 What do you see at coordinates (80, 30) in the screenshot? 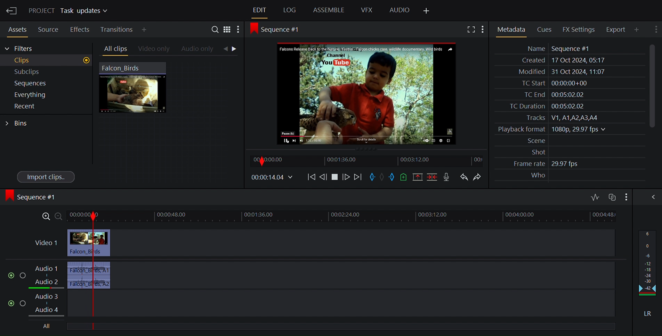
I see `Effects` at bounding box center [80, 30].